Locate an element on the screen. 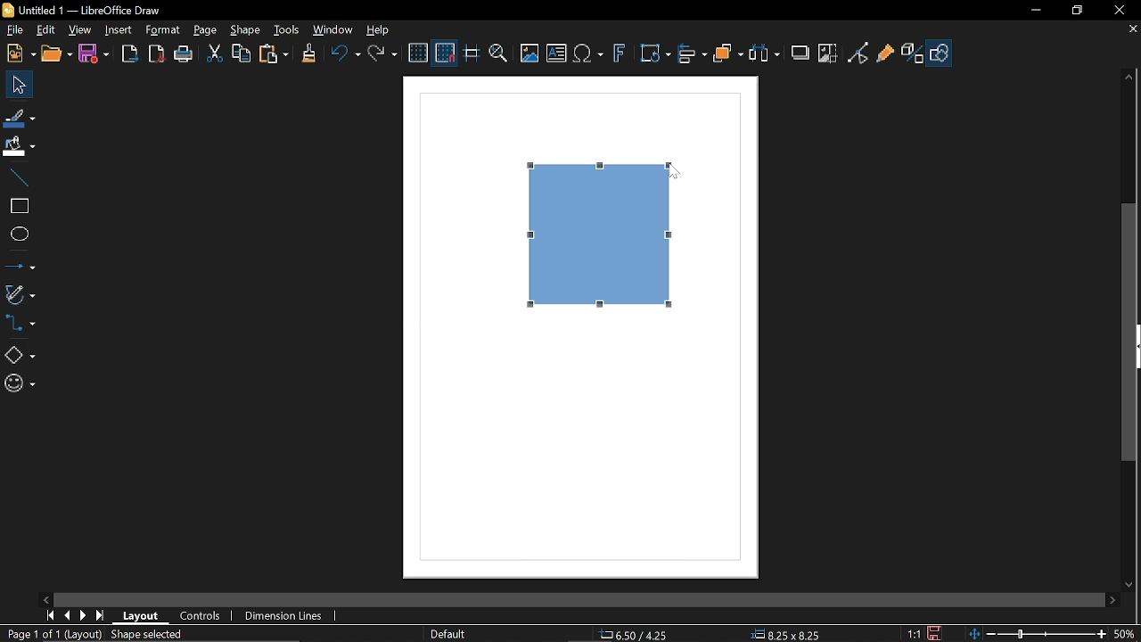 This screenshot has height=642, width=1141. Show draw functions is located at coordinates (941, 53).